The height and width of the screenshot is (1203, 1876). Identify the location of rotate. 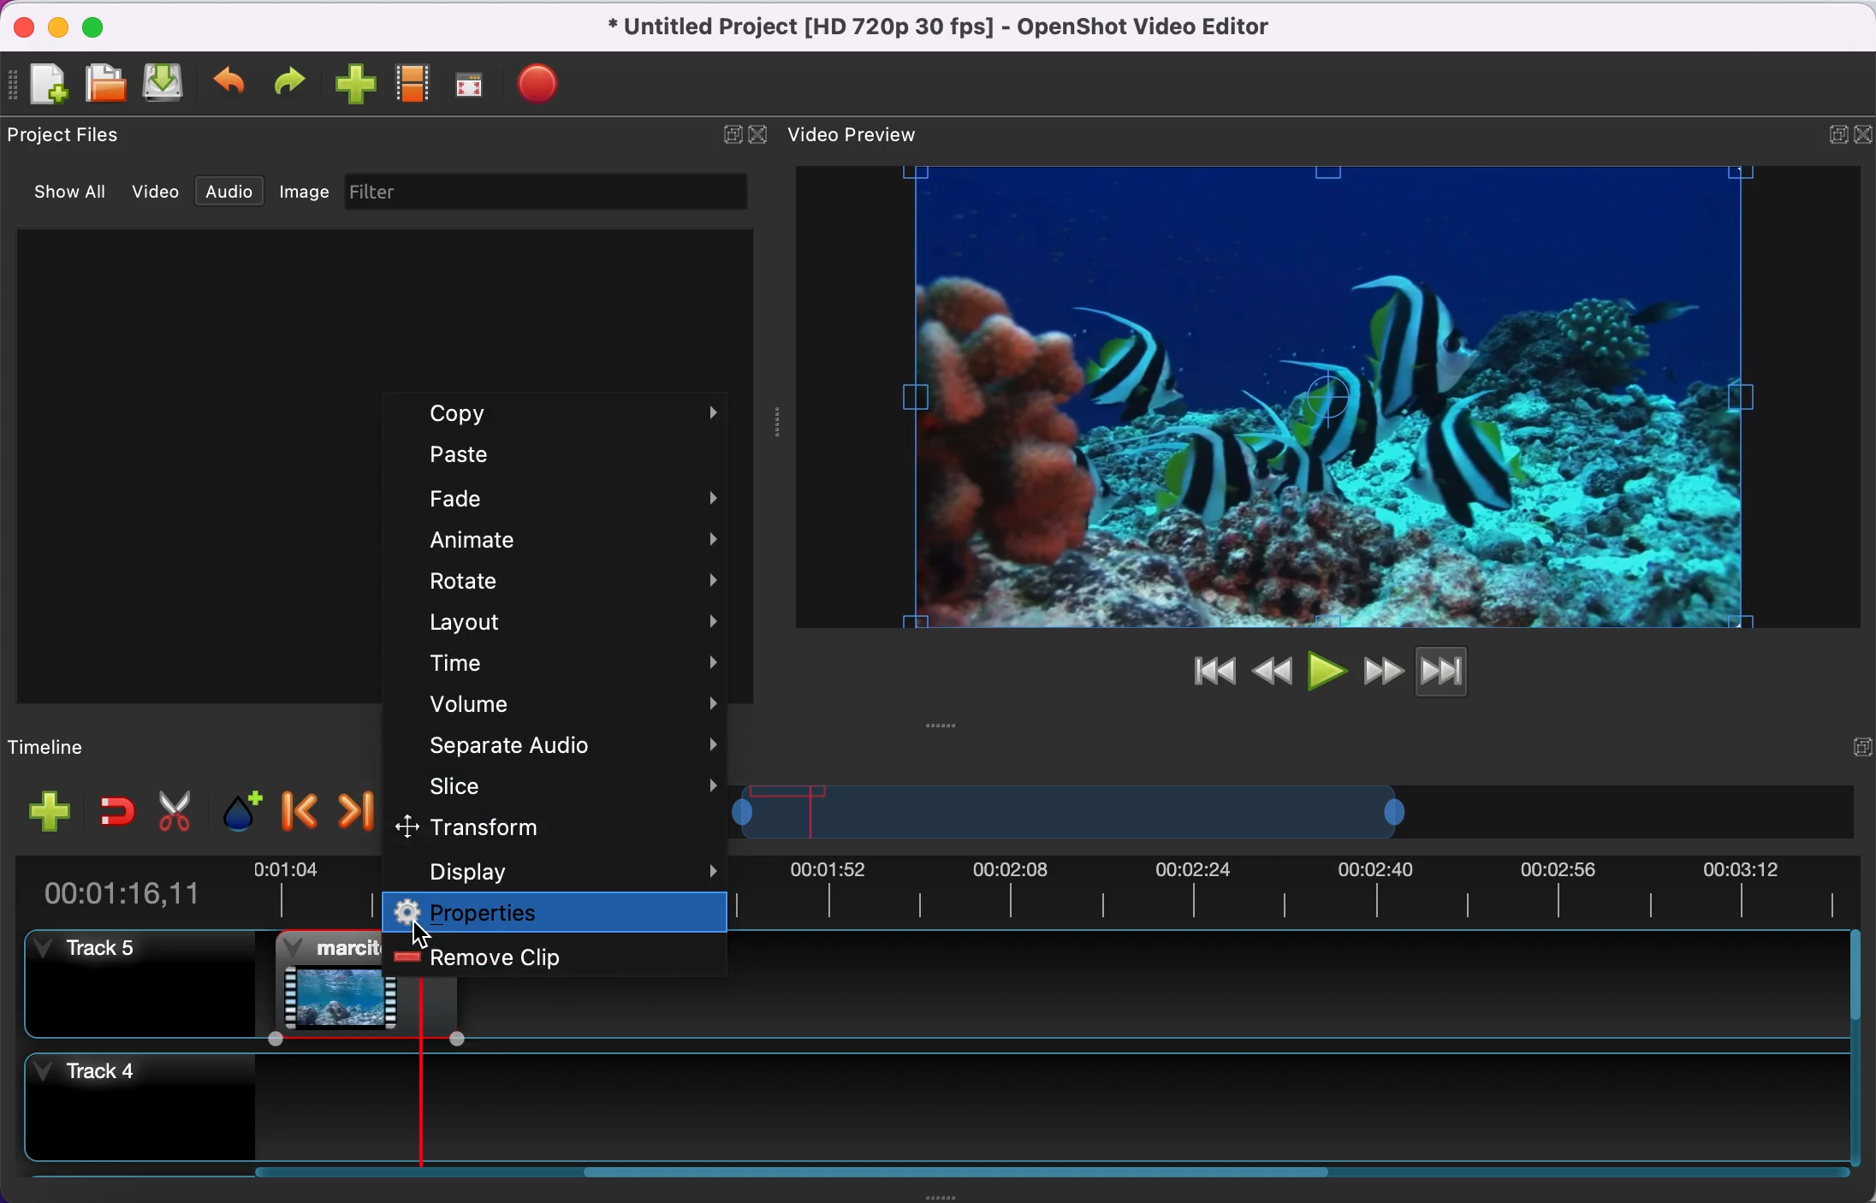
(574, 579).